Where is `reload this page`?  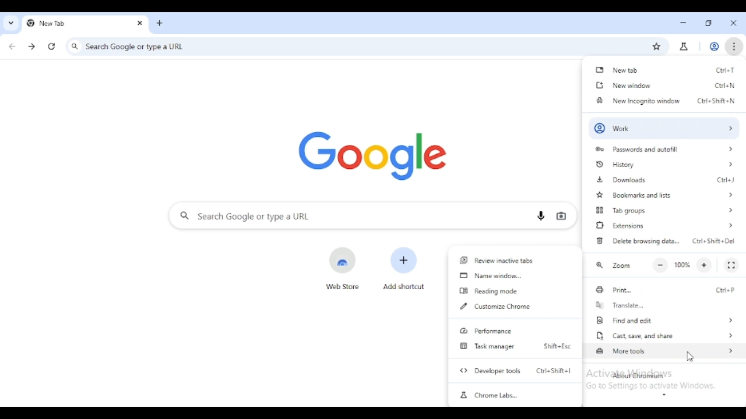
reload this page is located at coordinates (51, 47).